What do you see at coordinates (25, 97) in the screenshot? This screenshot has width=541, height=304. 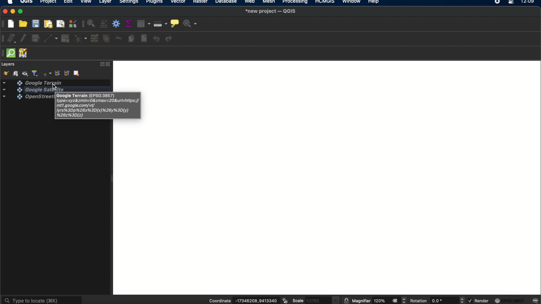 I see `open street map` at bounding box center [25, 97].